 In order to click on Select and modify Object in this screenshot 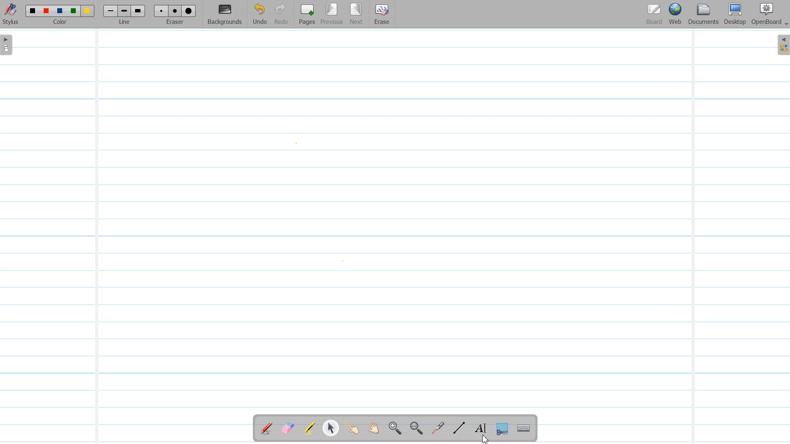, I will do `click(331, 428)`.